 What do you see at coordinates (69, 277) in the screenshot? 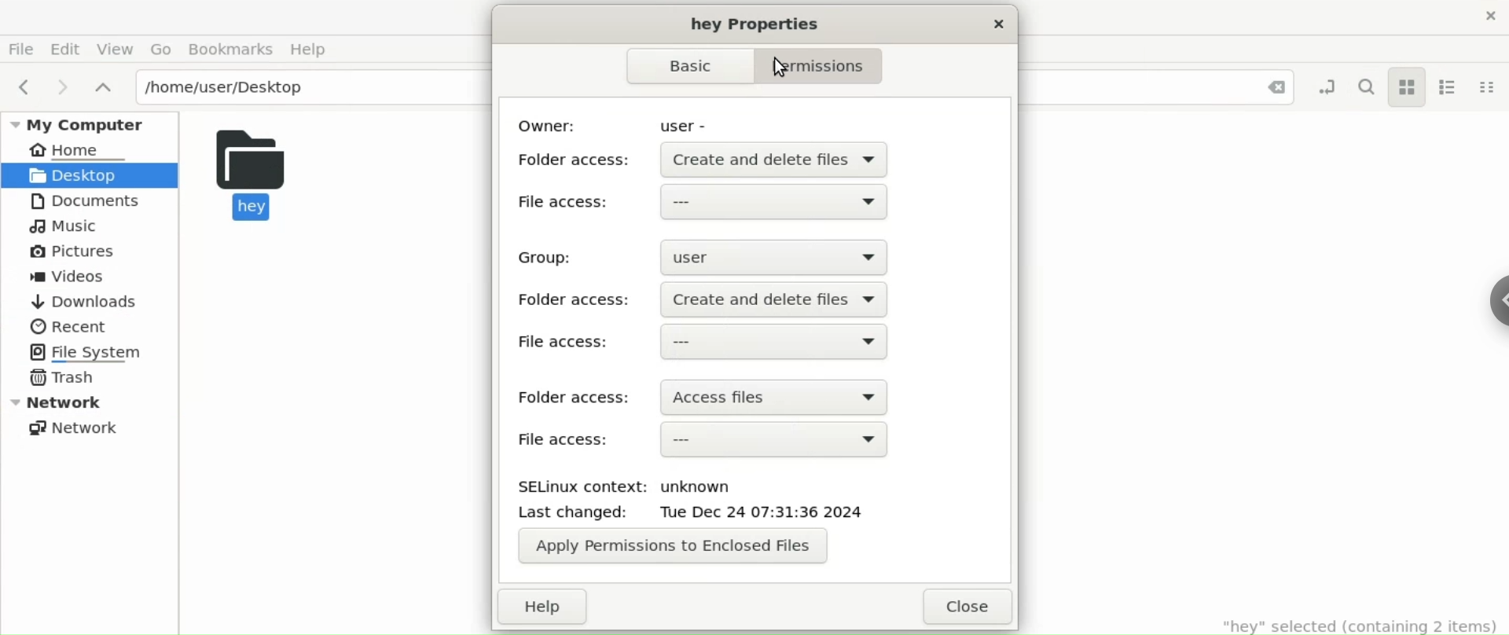
I see `Videos` at bounding box center [69, 277].